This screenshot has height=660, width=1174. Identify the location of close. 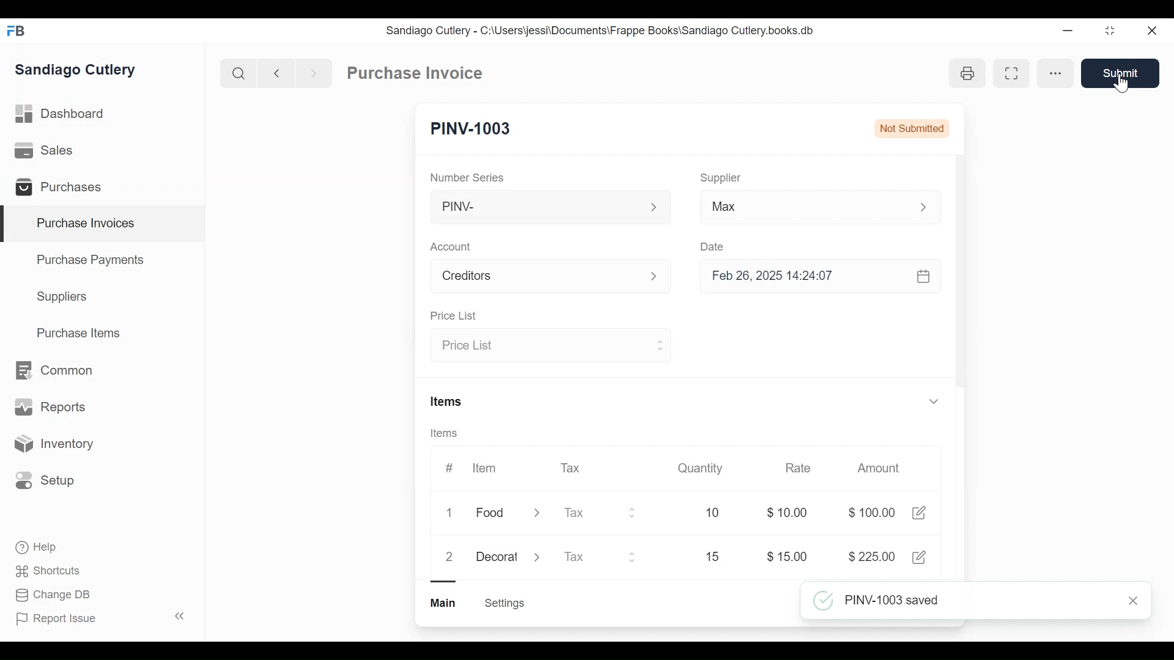
(1151, 31).